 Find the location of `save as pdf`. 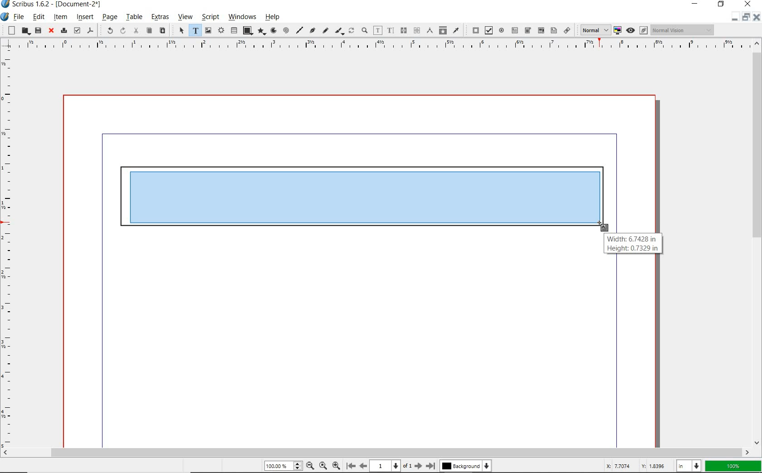

save as pdf is located at coordinates (91, 31).